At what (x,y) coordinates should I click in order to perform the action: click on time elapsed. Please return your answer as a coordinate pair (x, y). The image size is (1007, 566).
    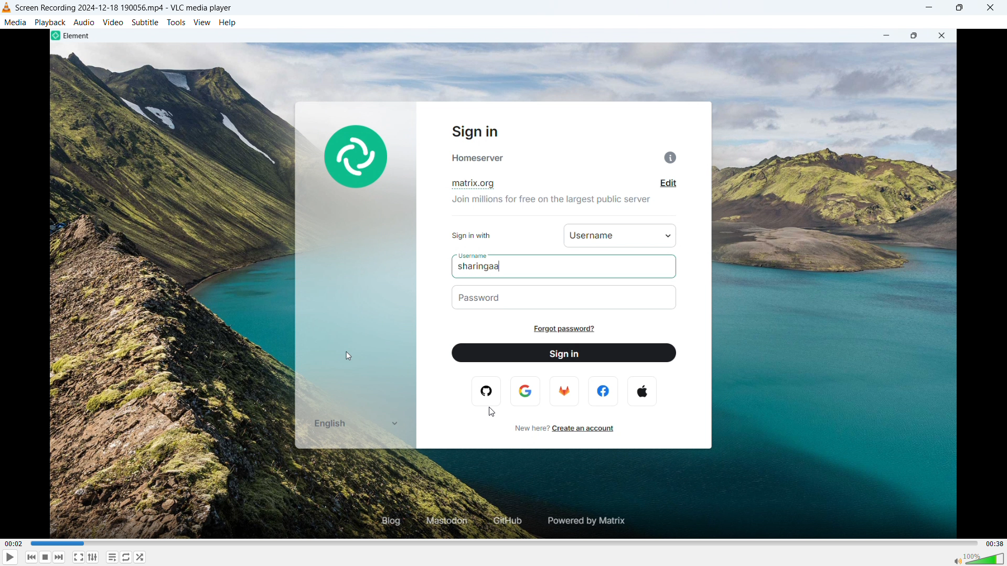
    Looking at the image, I should click on (14, 544).